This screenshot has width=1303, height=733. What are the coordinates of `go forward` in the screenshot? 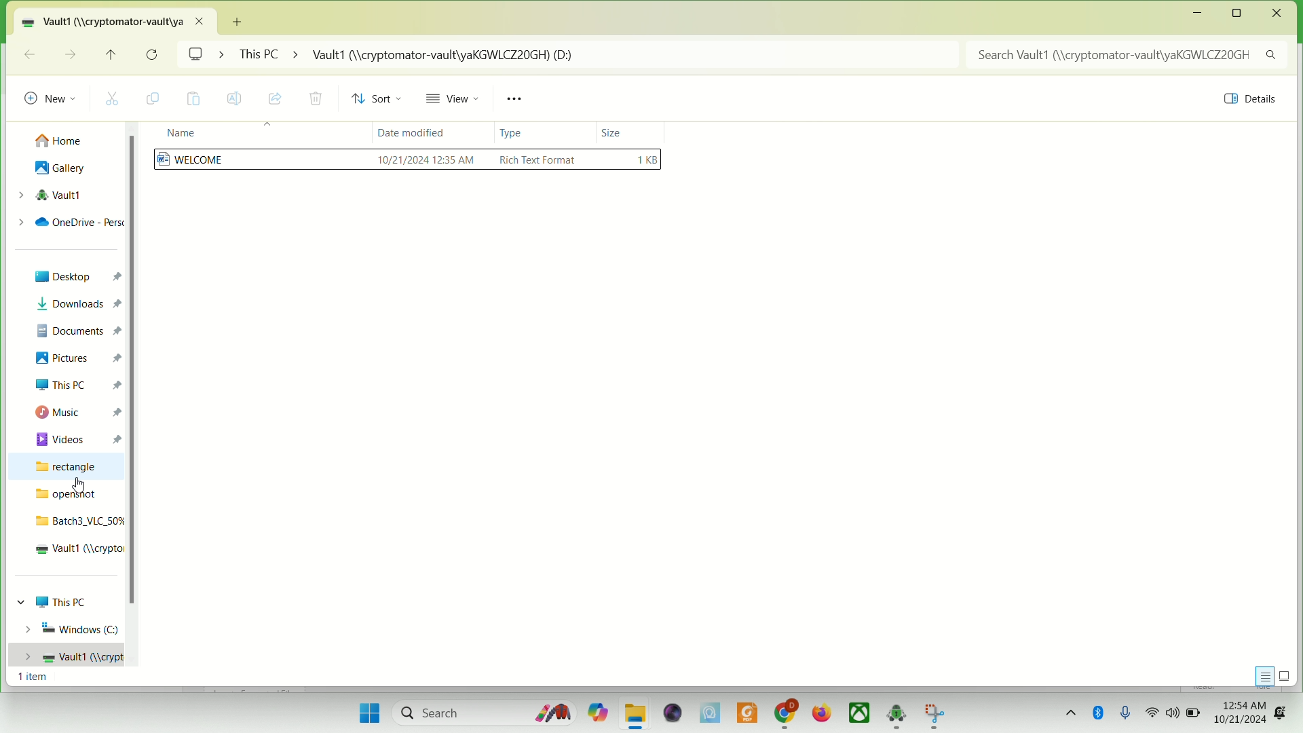 It's located at (69, 54).